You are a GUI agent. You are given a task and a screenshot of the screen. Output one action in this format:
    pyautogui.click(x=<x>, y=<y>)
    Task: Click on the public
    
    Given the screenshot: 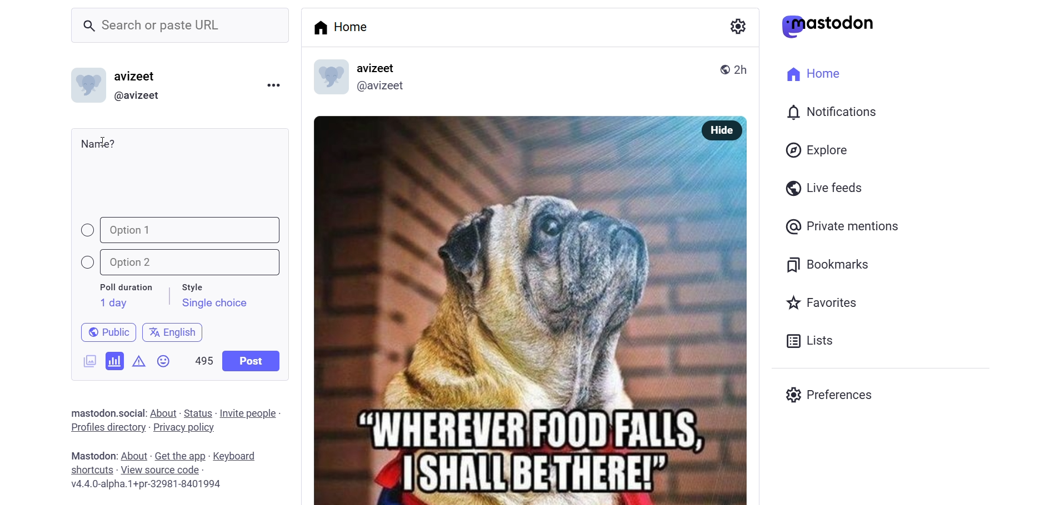 What is the action you would take?
    pyautogui.click(x=103, y=331)
    